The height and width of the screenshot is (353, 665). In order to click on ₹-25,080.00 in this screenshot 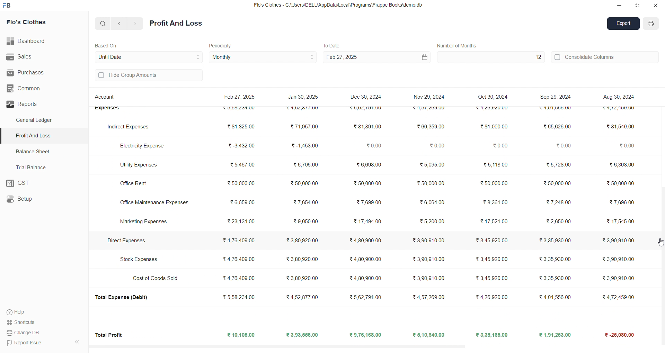, I will do `click(617, 335)`.